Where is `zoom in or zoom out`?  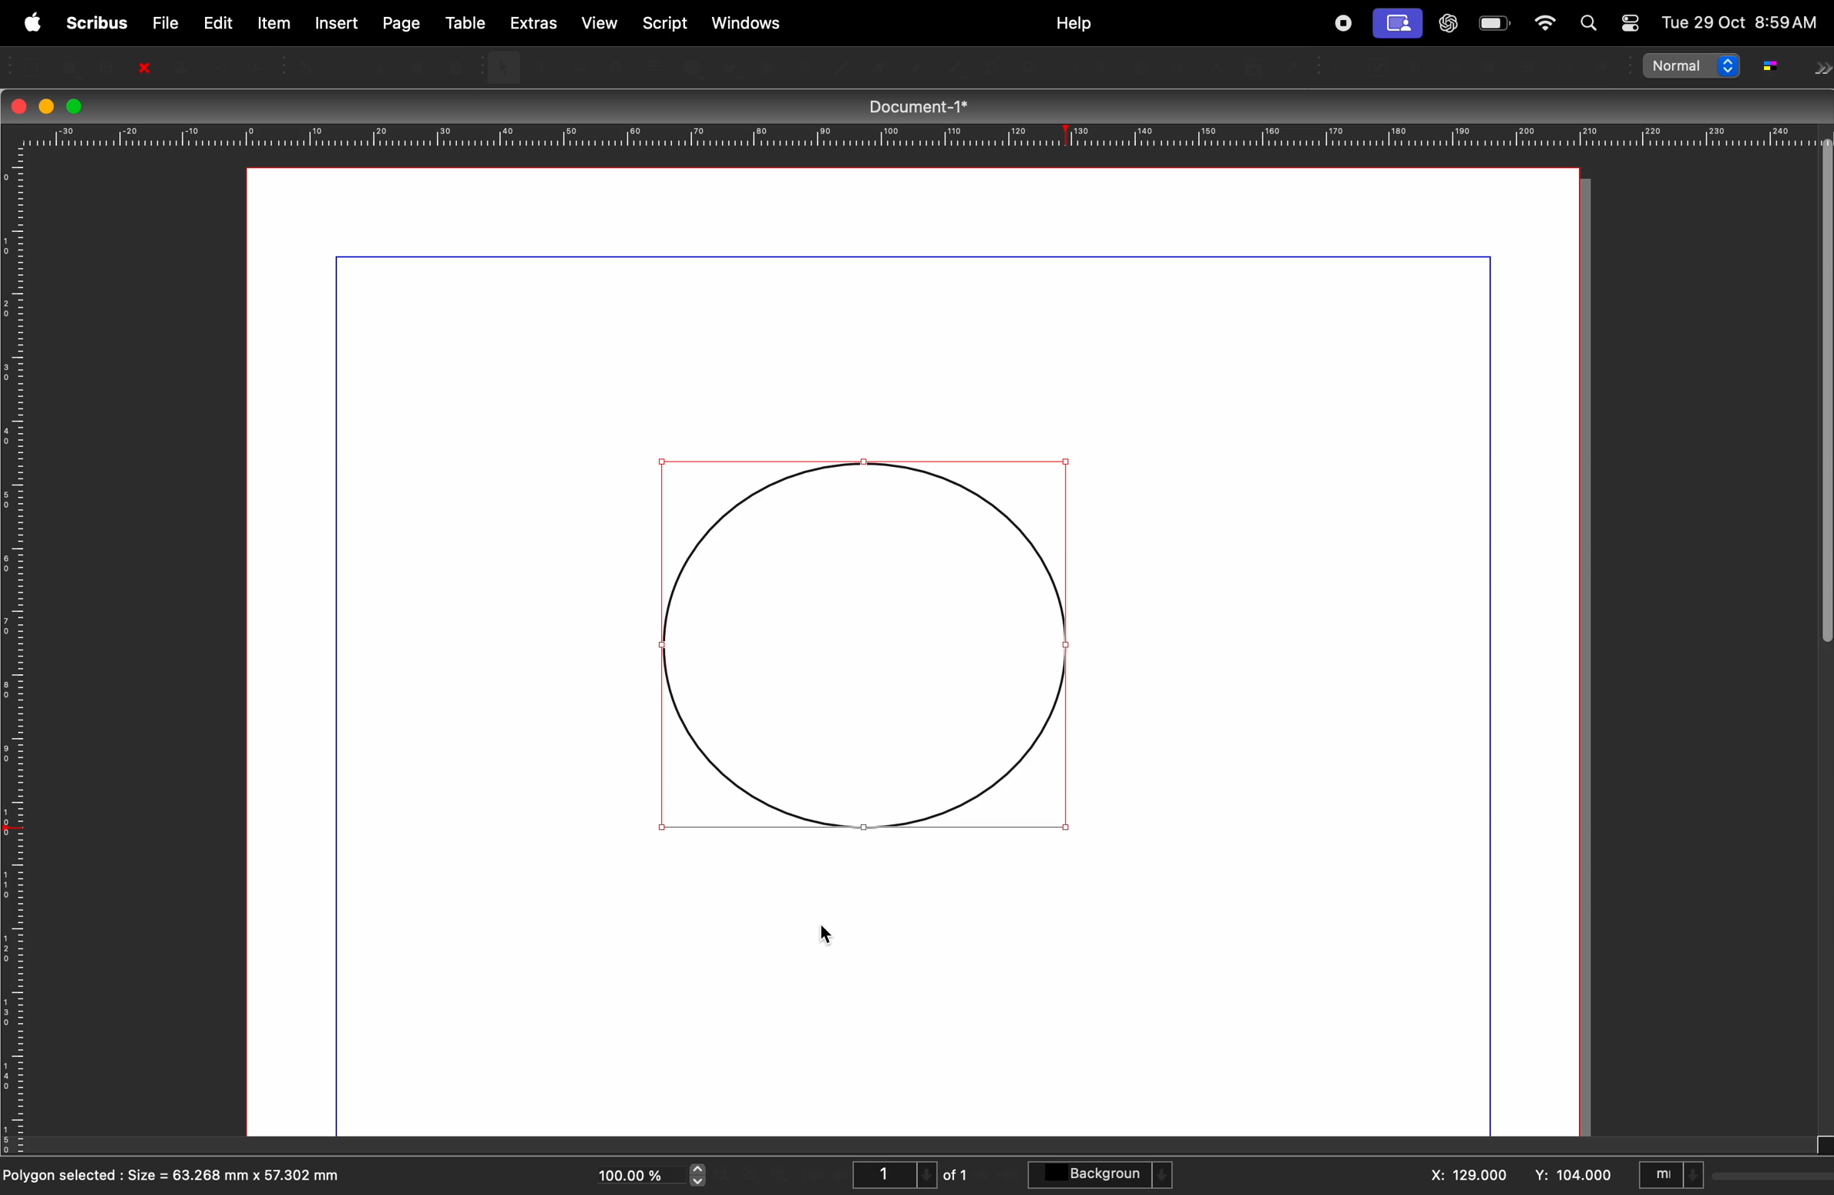 zoom in or zoom out is located at coordinates (1030, 68).